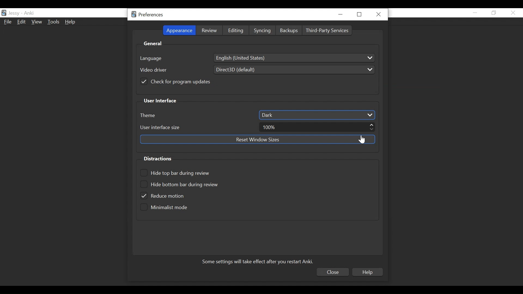 Image resolution: width=523 pixels, height=294 pixels. What do you see at coordinates (147, 15) in the screenshot?
I see `Preferences` at bounding box center [147, 15].